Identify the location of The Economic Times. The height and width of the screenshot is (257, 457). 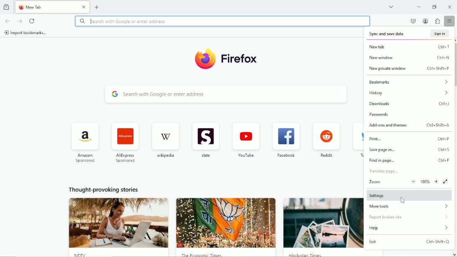
(226, 254).